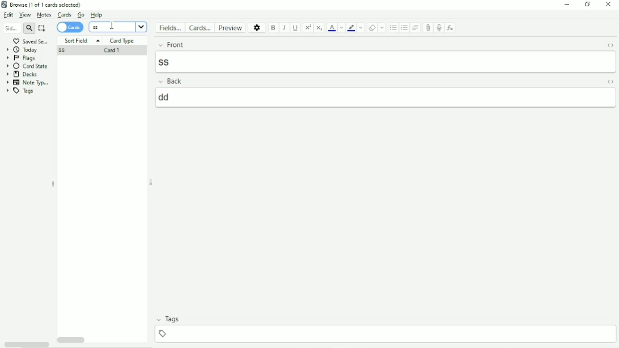  Describe the element at coordinates (284, 28) in the screenshot. I see `Italic` at that location.